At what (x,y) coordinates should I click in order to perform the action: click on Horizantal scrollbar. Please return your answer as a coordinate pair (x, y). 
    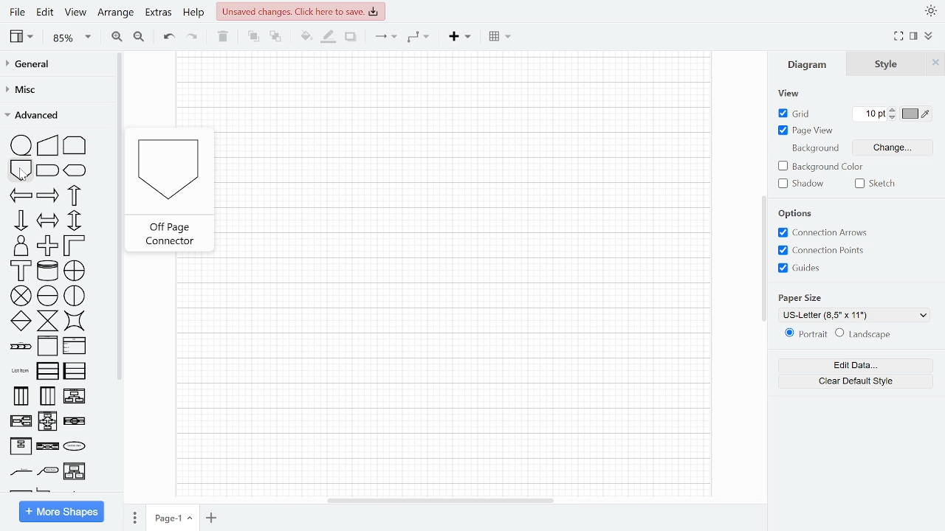
    Looking at the image, I should click on (439, 502).